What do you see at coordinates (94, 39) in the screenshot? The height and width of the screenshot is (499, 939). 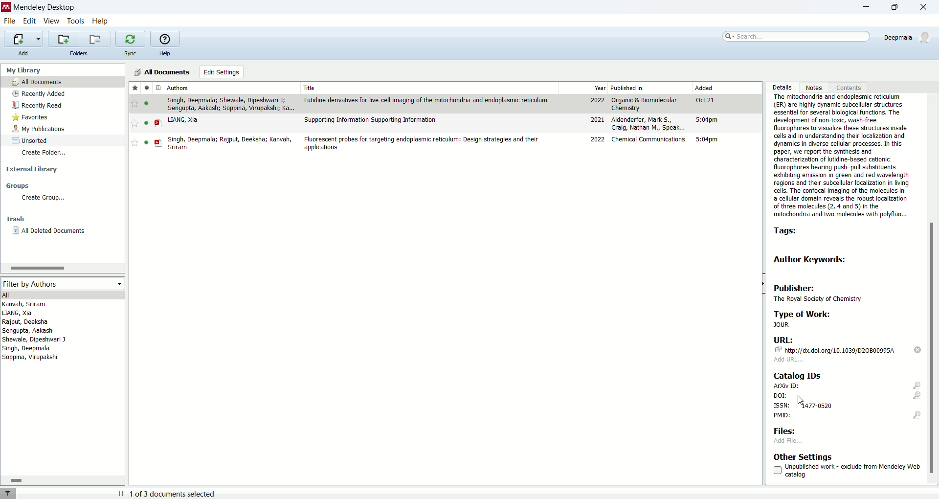 I see `remove current folder` at bounding box center [94, 39].